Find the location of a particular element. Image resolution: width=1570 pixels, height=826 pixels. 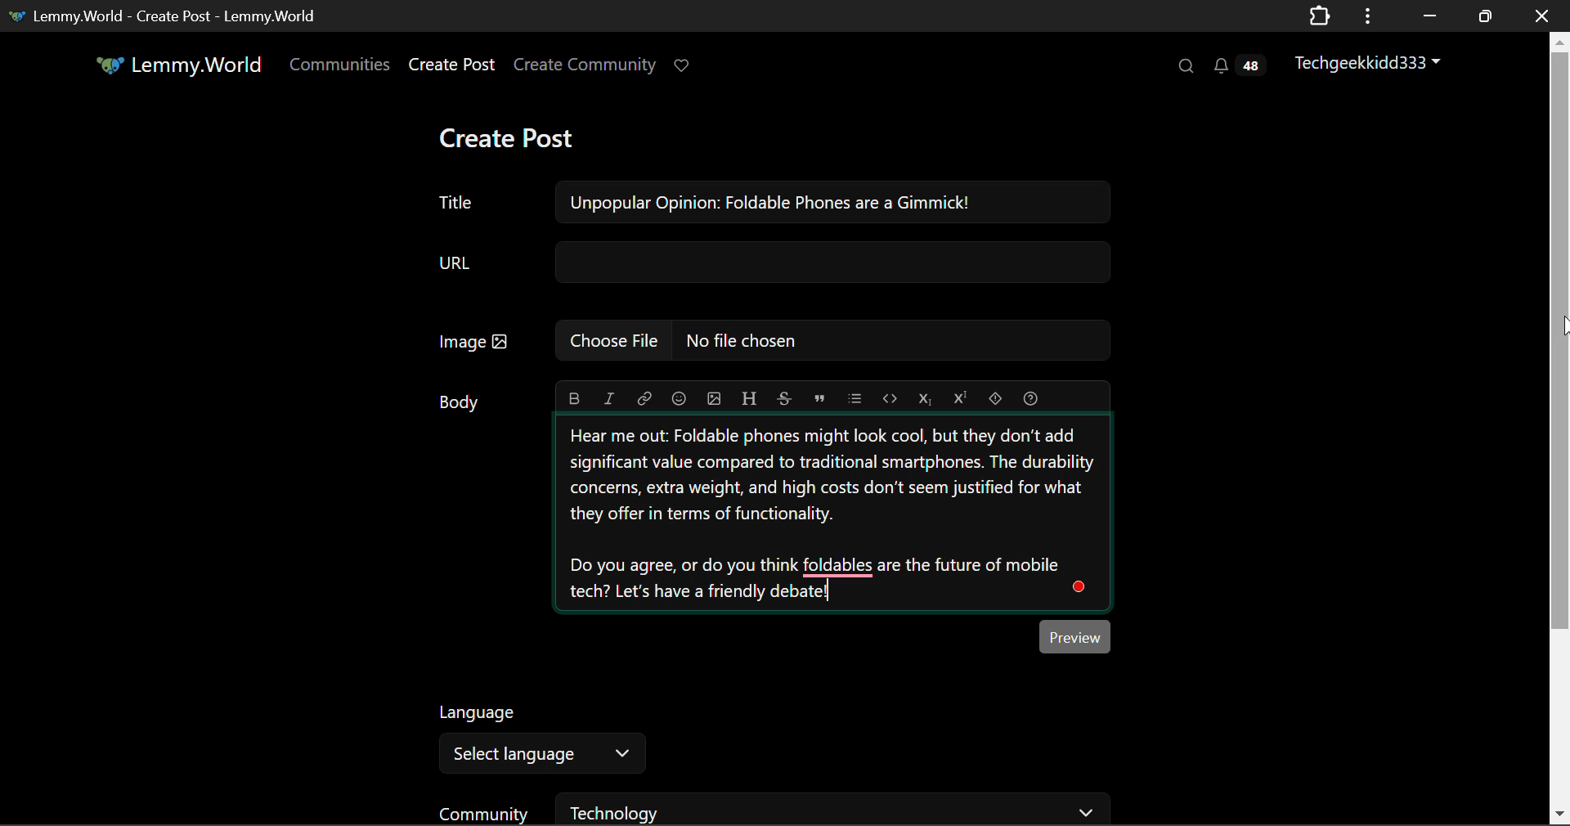

formatting help is located at coordinates (1029, 396).